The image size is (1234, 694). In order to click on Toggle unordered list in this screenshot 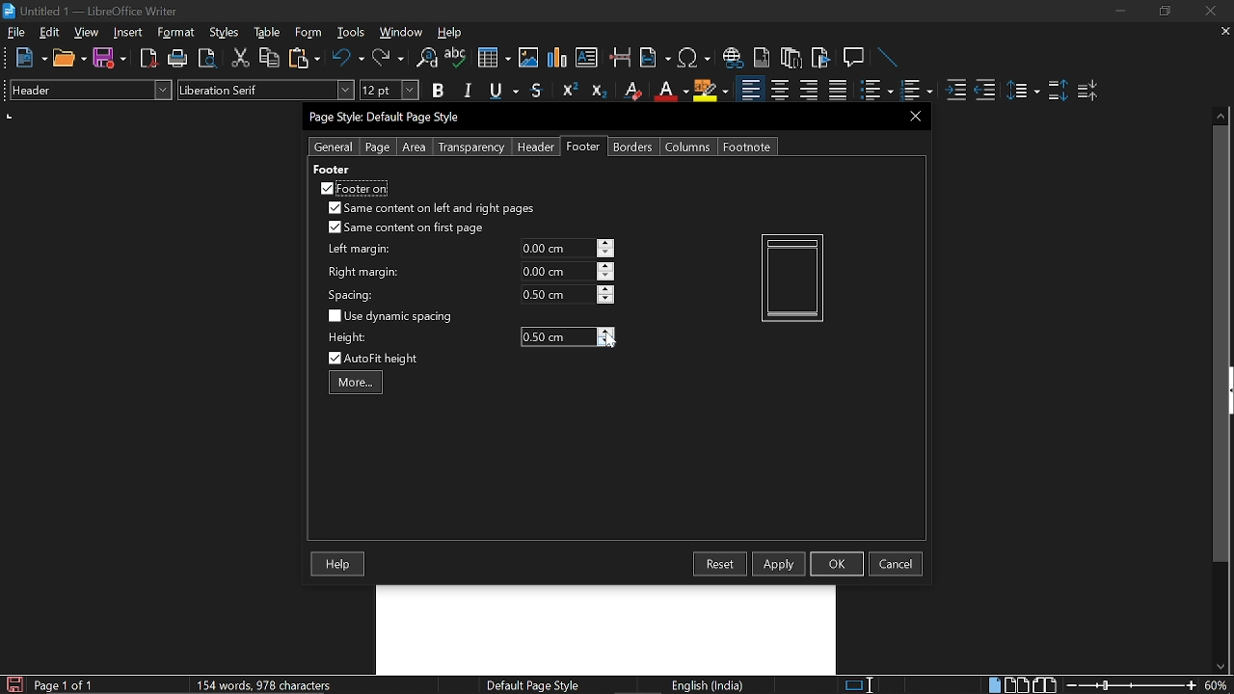, I will do `click(915, 91)`.